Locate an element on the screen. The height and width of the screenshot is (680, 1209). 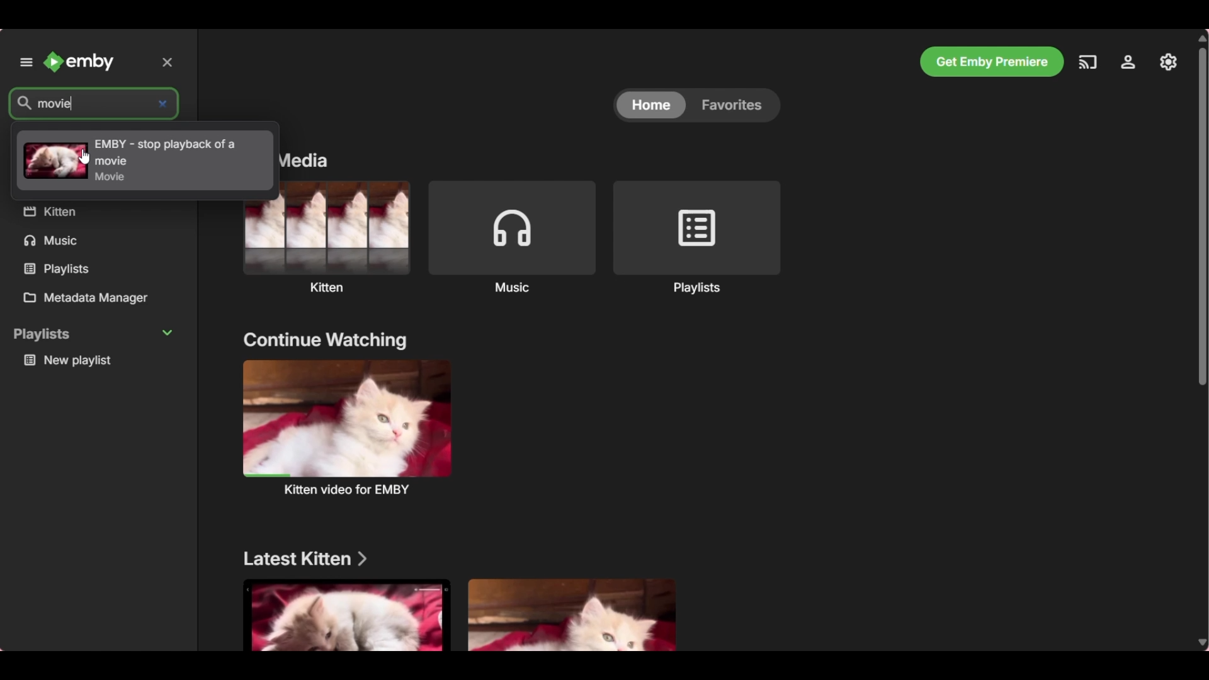
Favorites is located at coordinates (734, 107).